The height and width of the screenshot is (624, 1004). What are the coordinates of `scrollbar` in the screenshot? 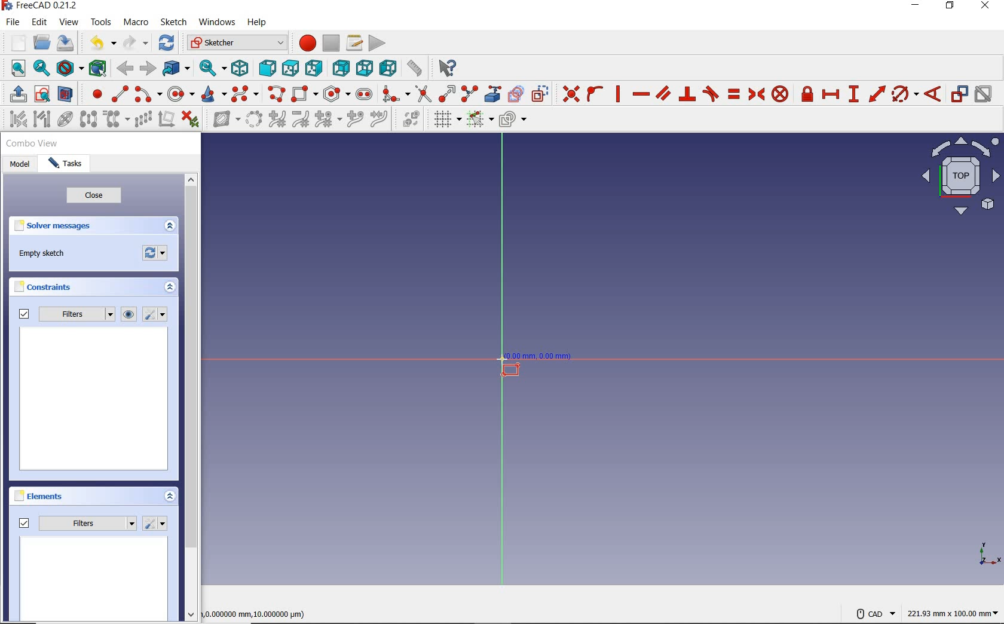 It's located at (191, 399).